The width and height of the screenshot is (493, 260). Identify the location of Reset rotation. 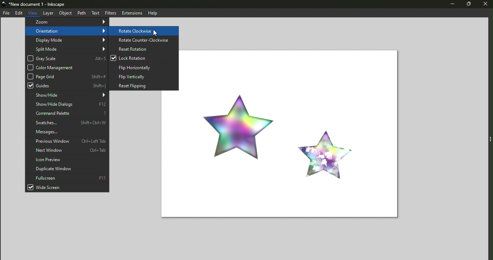
(144, 49).